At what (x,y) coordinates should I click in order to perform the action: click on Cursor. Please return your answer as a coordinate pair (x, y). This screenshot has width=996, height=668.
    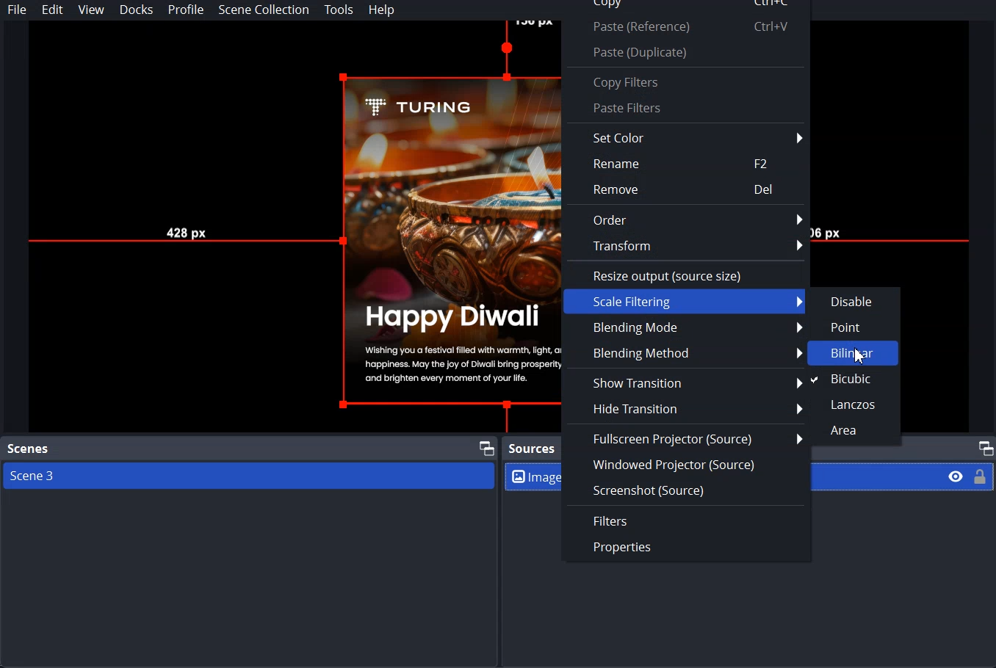
    Looking at the image, I should click on (860, 354).